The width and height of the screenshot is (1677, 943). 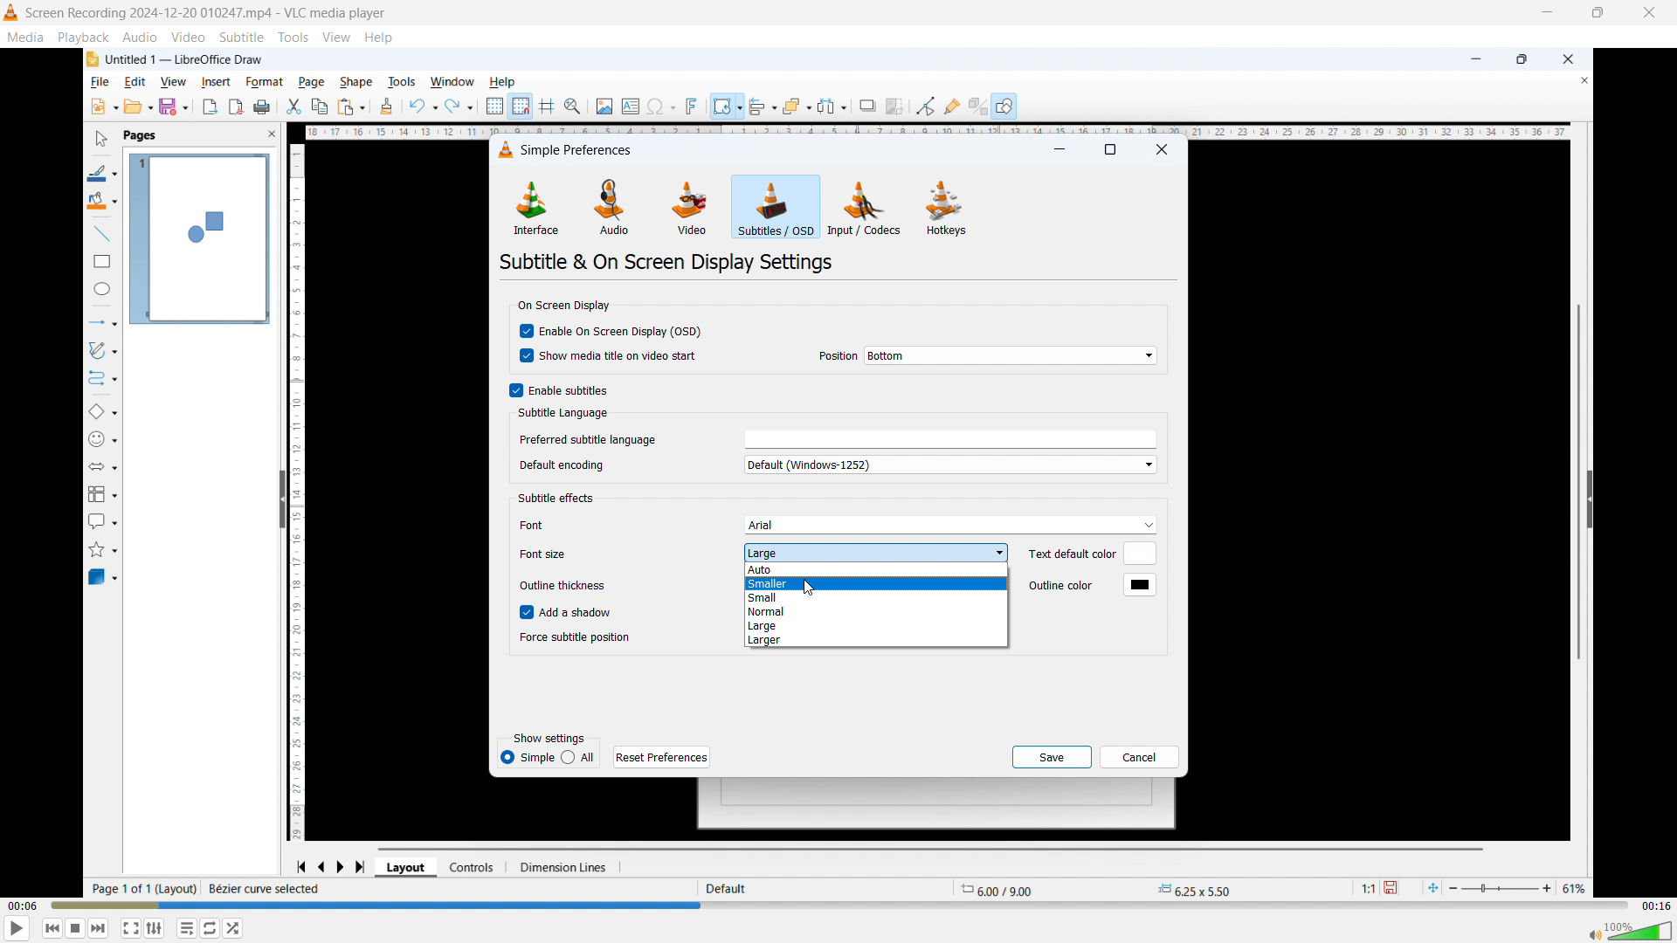 I want to click on Audio , so click(x=612, y=207).